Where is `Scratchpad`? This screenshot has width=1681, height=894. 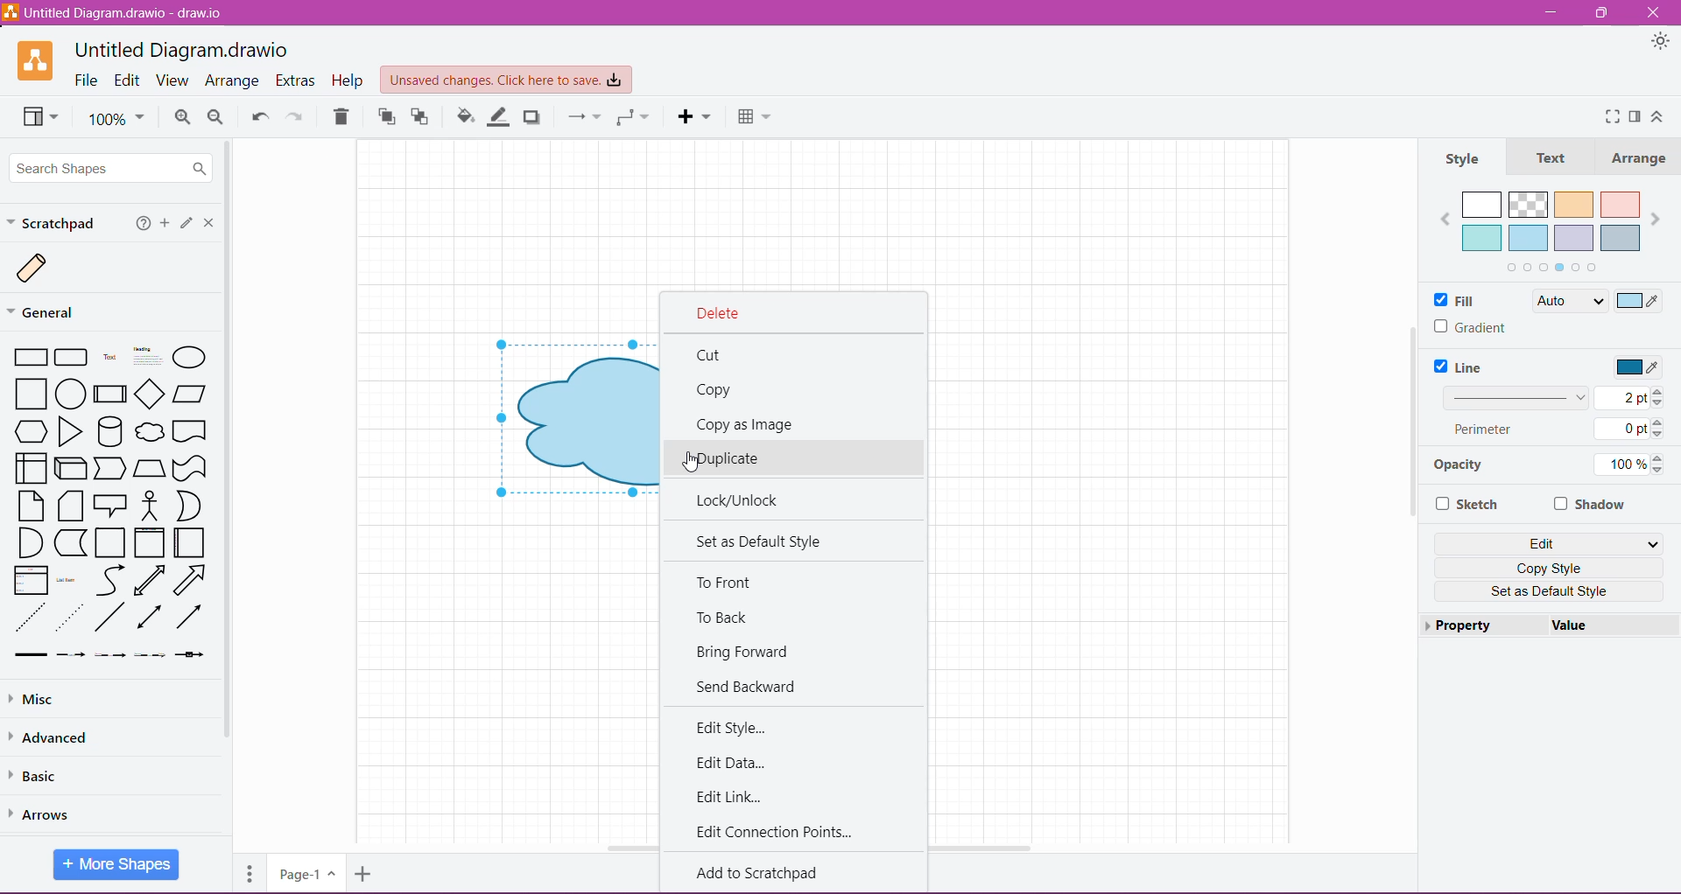 Scratchpad is located at coordinates (54, 223).